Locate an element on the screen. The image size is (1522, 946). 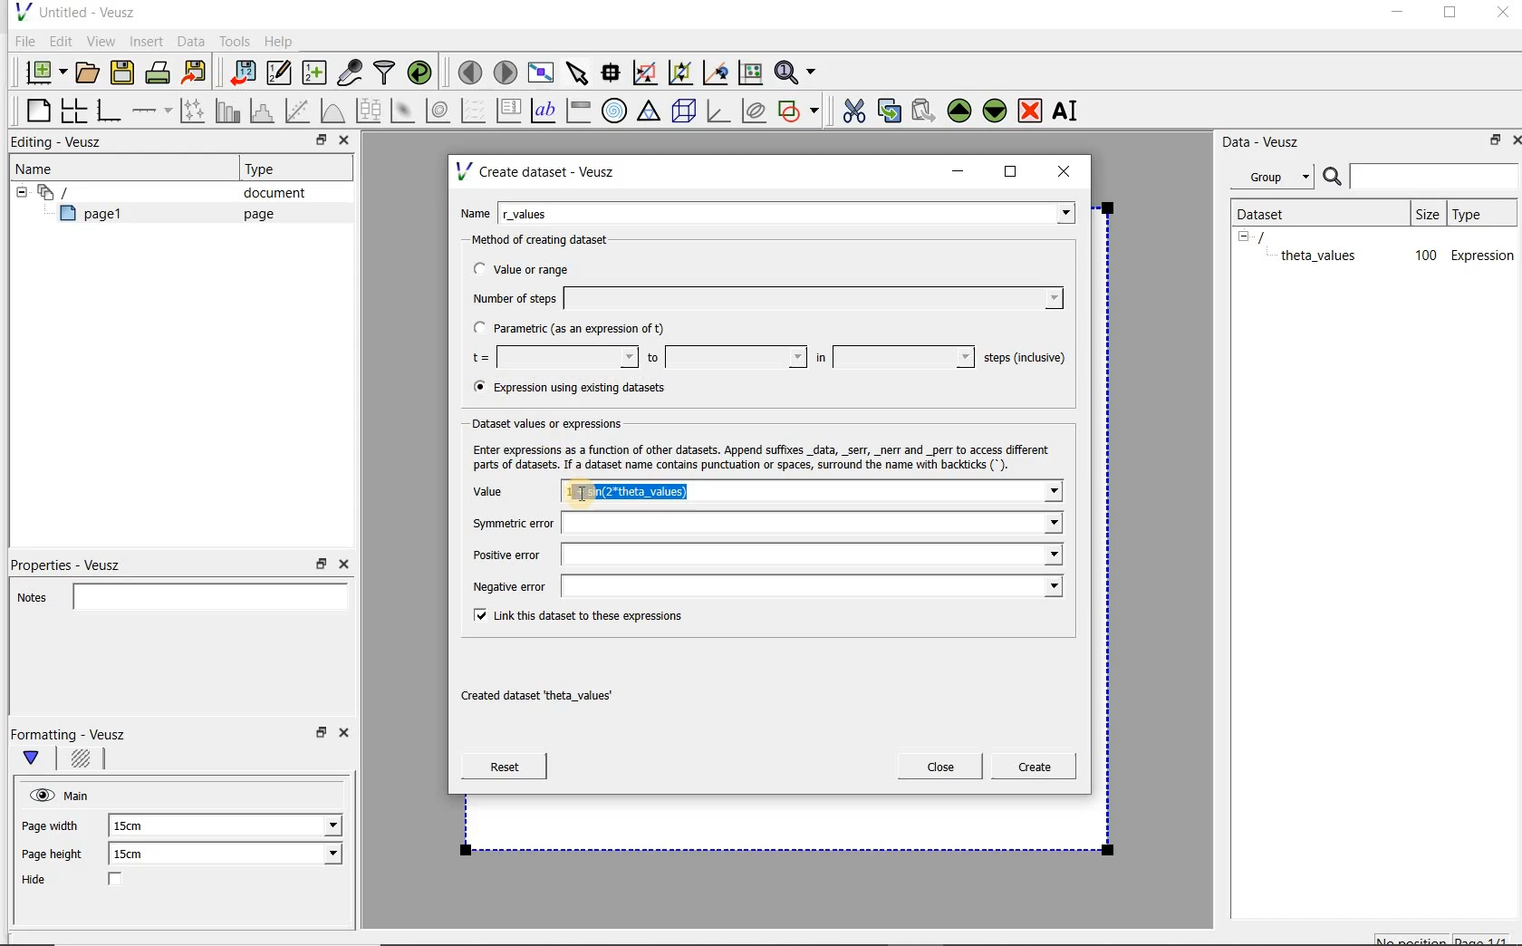
Plot points with lines and error bars is located at coordinates (194, 110).